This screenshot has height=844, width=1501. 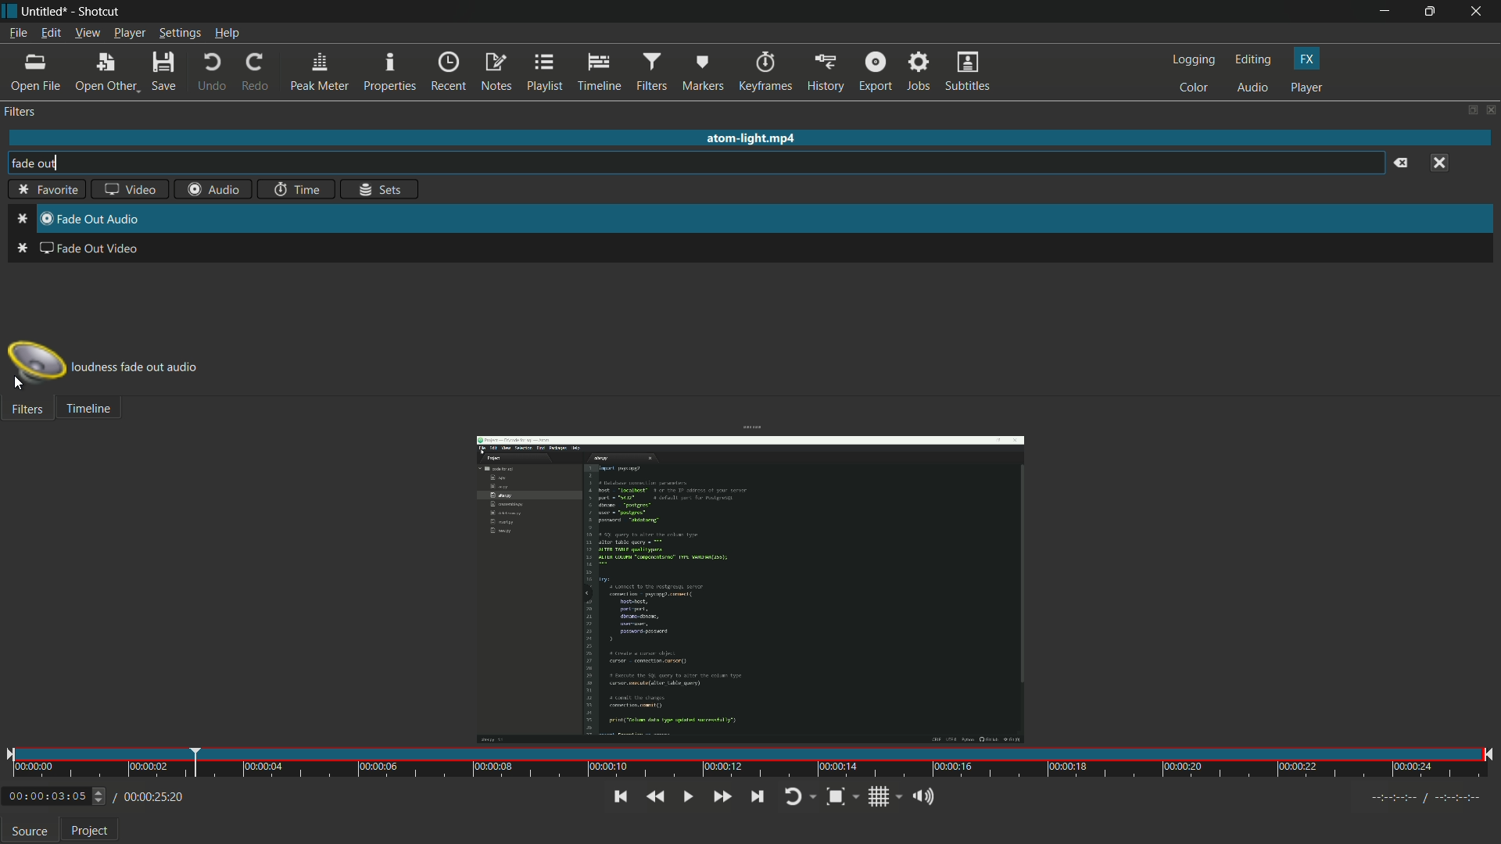 I want to click on export, so click(x=875, y=70).